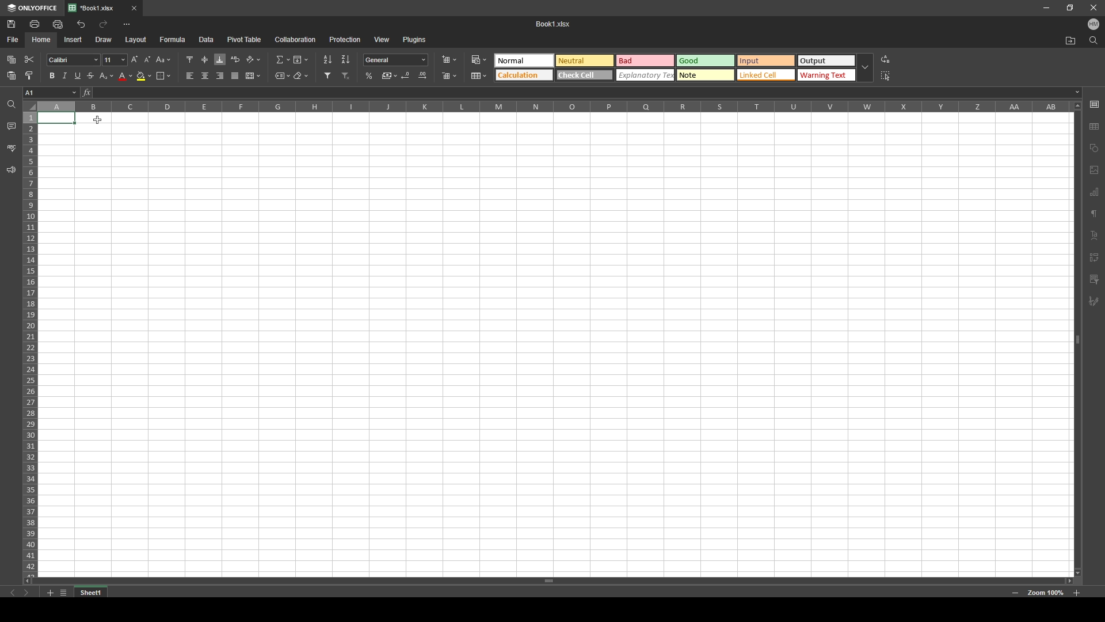  I want to click on resize, so click(1069, 8).